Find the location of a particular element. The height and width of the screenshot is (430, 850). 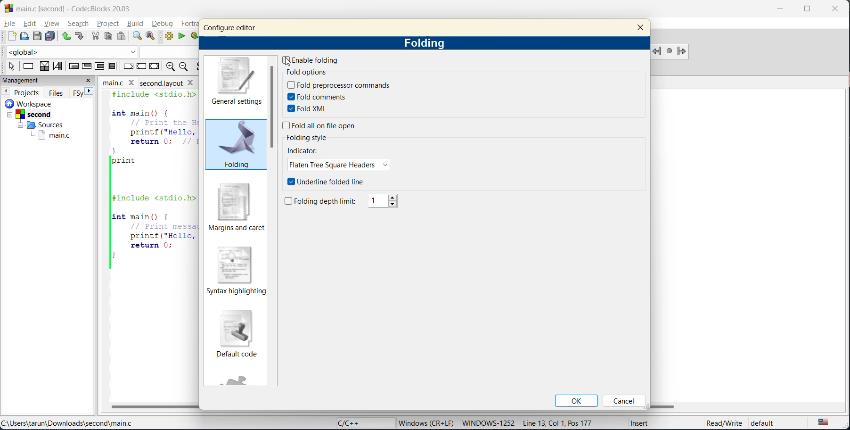

Second layout is located at coordinates (173, 82).